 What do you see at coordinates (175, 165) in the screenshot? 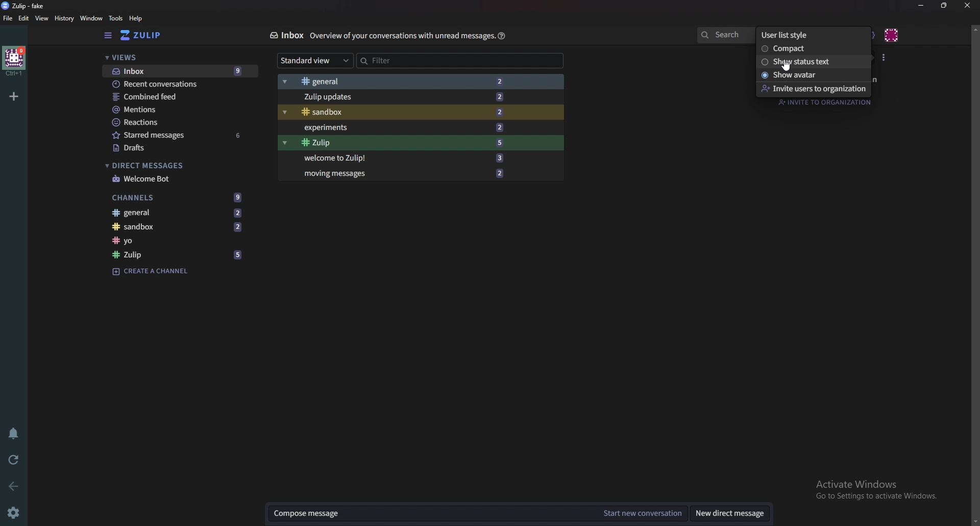
I see `direct messages` at bounding box center [175, 165].